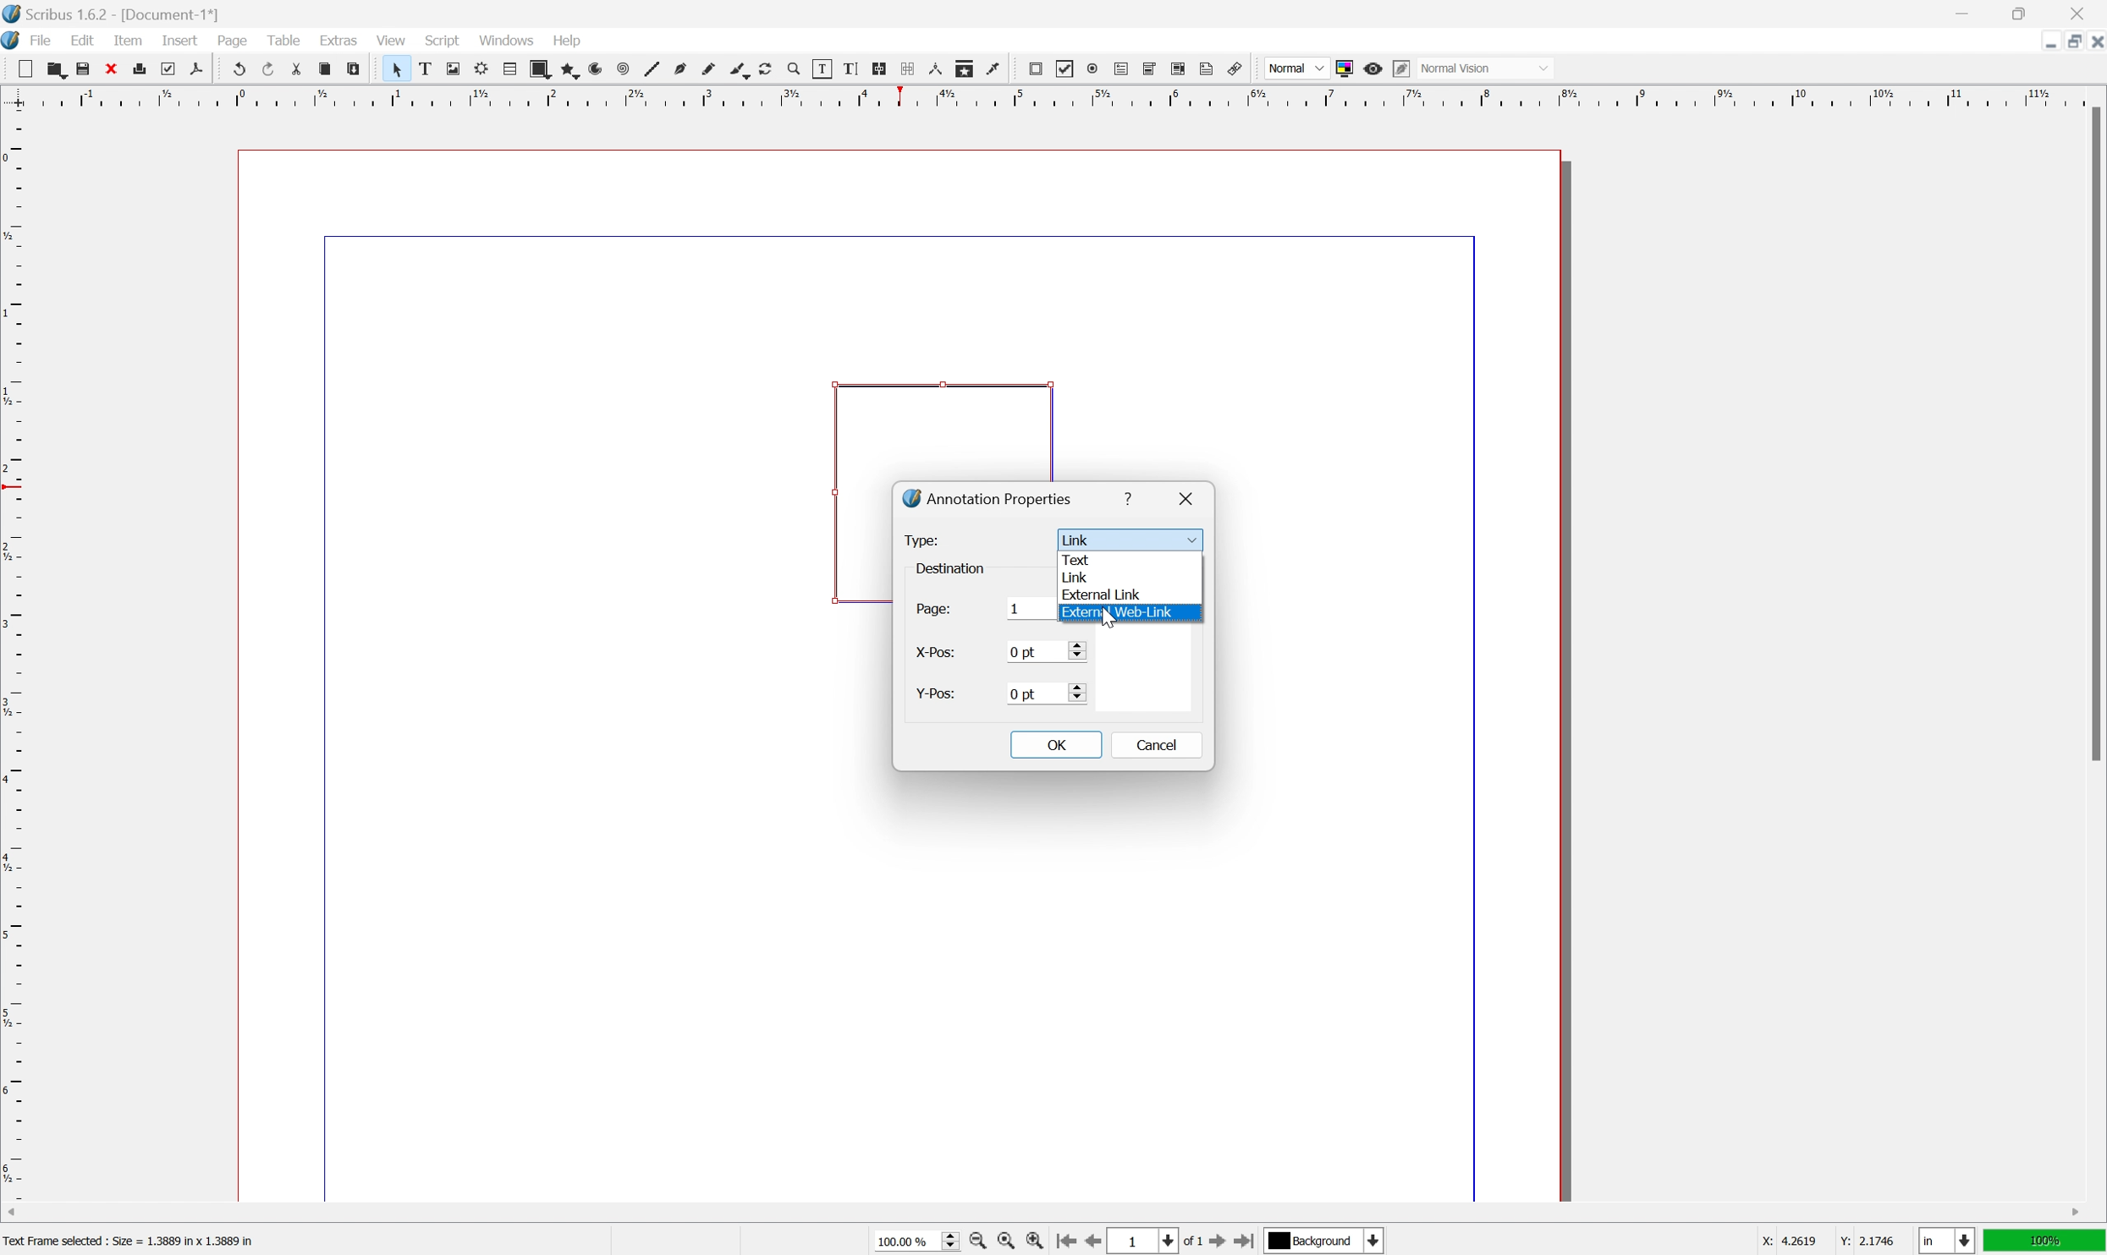 Image resolution: width=2107 pixels, height=1255 pixels. What do you see at coordinates (937, 654) in the screenshot?
I see `X-pos:` at bounding box center [937, 654].